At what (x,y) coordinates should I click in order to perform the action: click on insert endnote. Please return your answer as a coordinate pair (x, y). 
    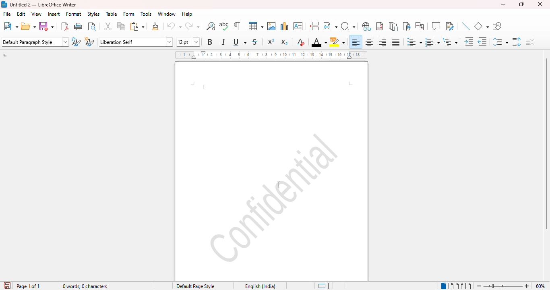
    Looking at the image, I should click on (393, 26).